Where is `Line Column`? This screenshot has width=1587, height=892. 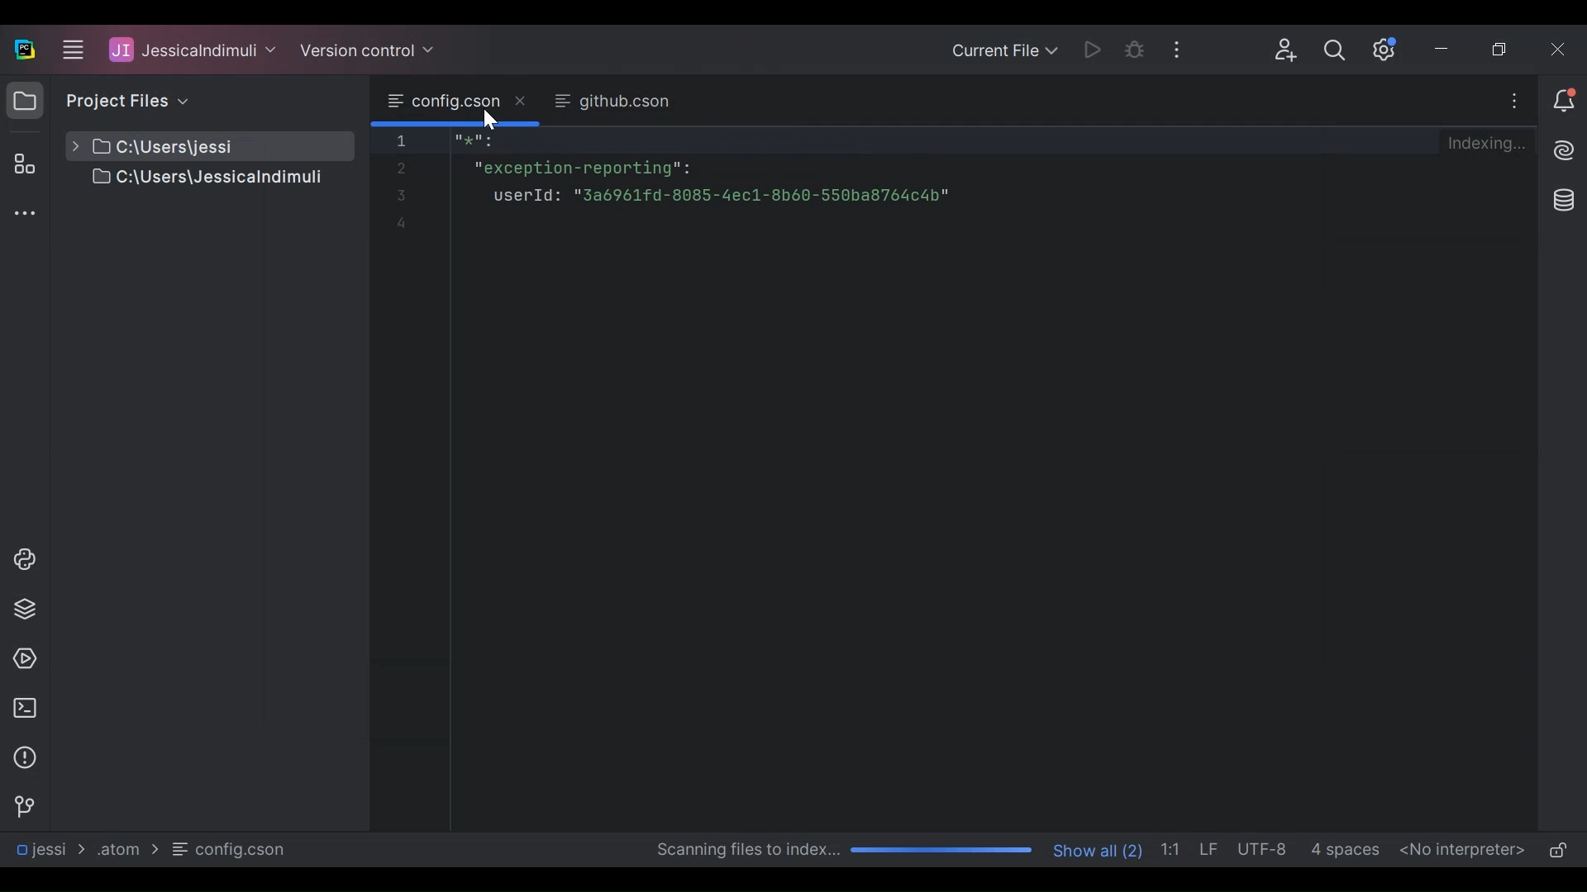
Line Column is located at coordinates (1174, 848).